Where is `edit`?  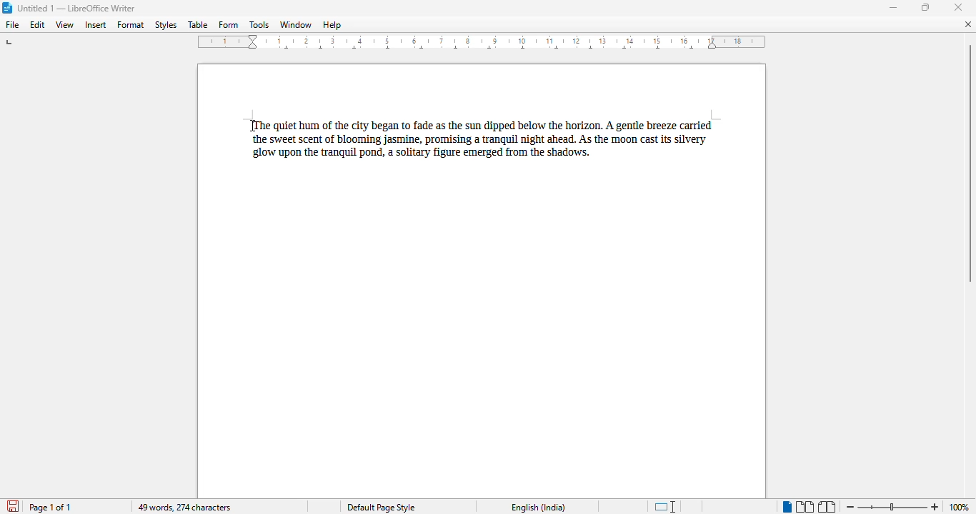
edit is located at coordinates (37, 24).